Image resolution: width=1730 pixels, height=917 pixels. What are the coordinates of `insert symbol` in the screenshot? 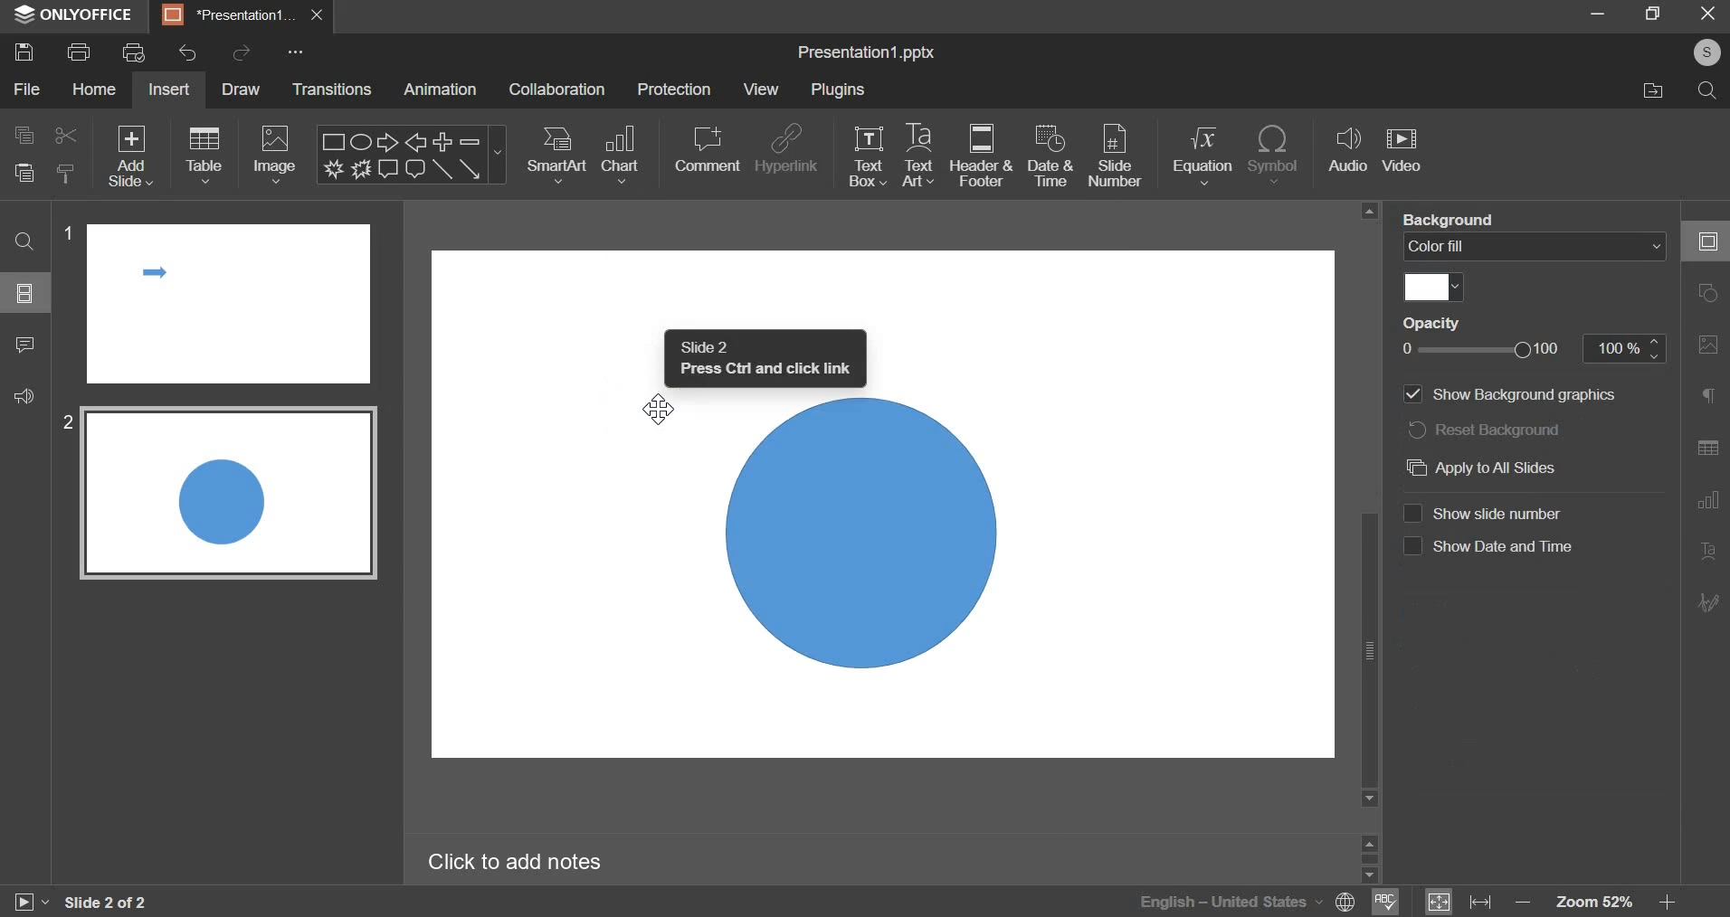 It's located at (1273, 158).